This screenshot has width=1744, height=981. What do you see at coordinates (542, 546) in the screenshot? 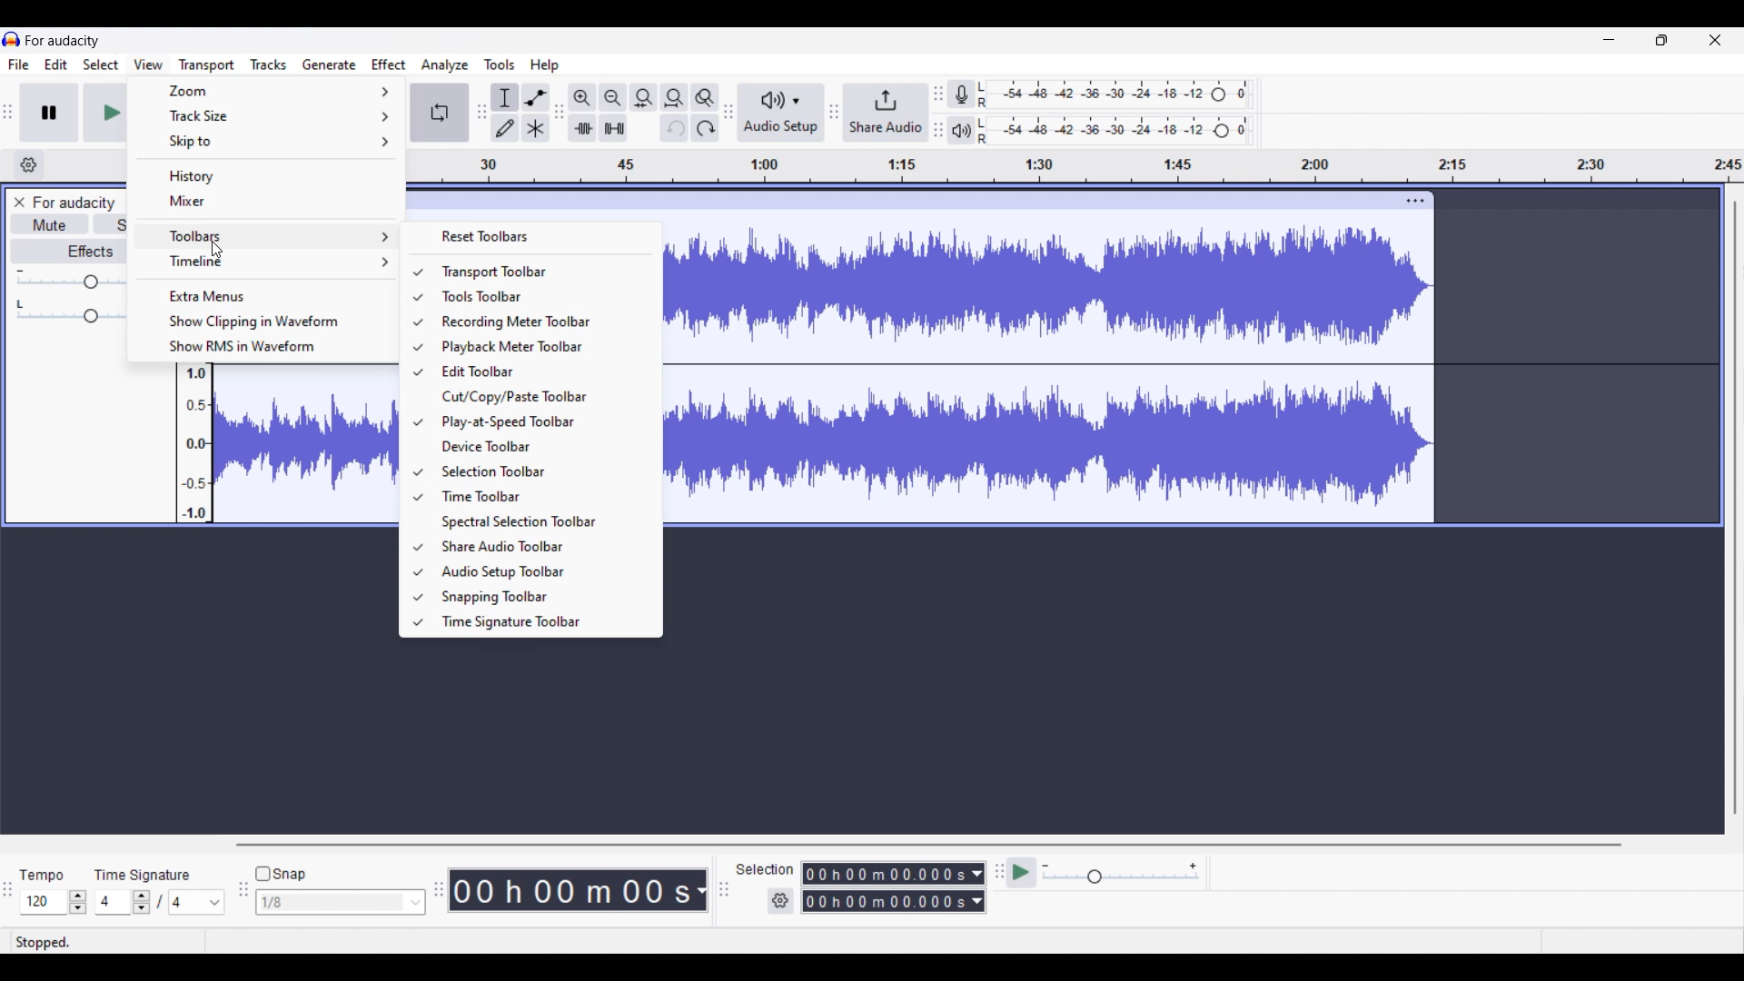
I see `Share audio toolbar` at bounding box center [542, 546].